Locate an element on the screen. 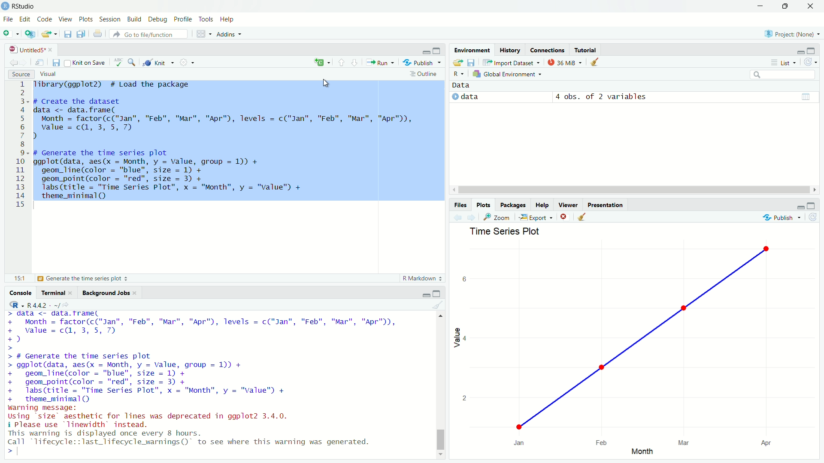 Image resolution: width=824 pixels, height=463 pixels. table is located at coordinates (806, 96).